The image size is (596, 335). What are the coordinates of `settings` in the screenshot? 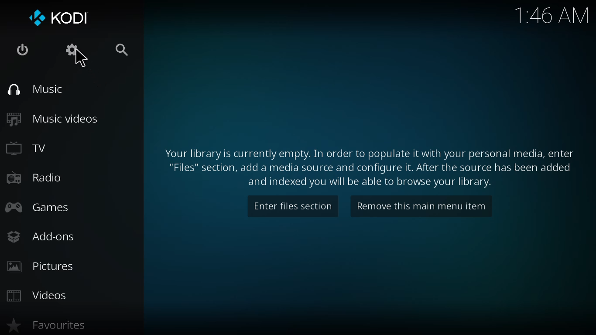 It's located at (68, 50).